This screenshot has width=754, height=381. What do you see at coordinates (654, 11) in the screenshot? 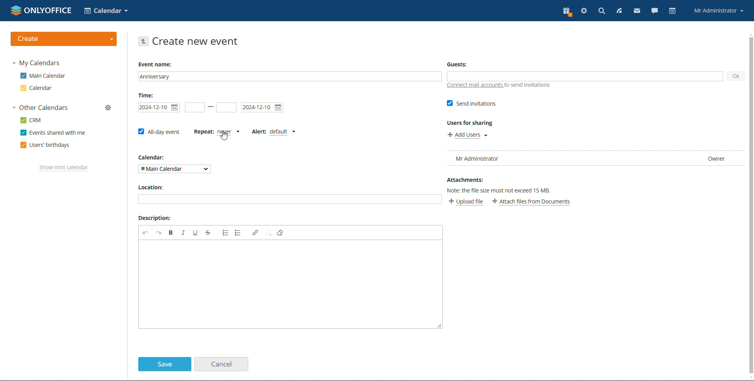
I see `talk` at bounding box center [654, 11].